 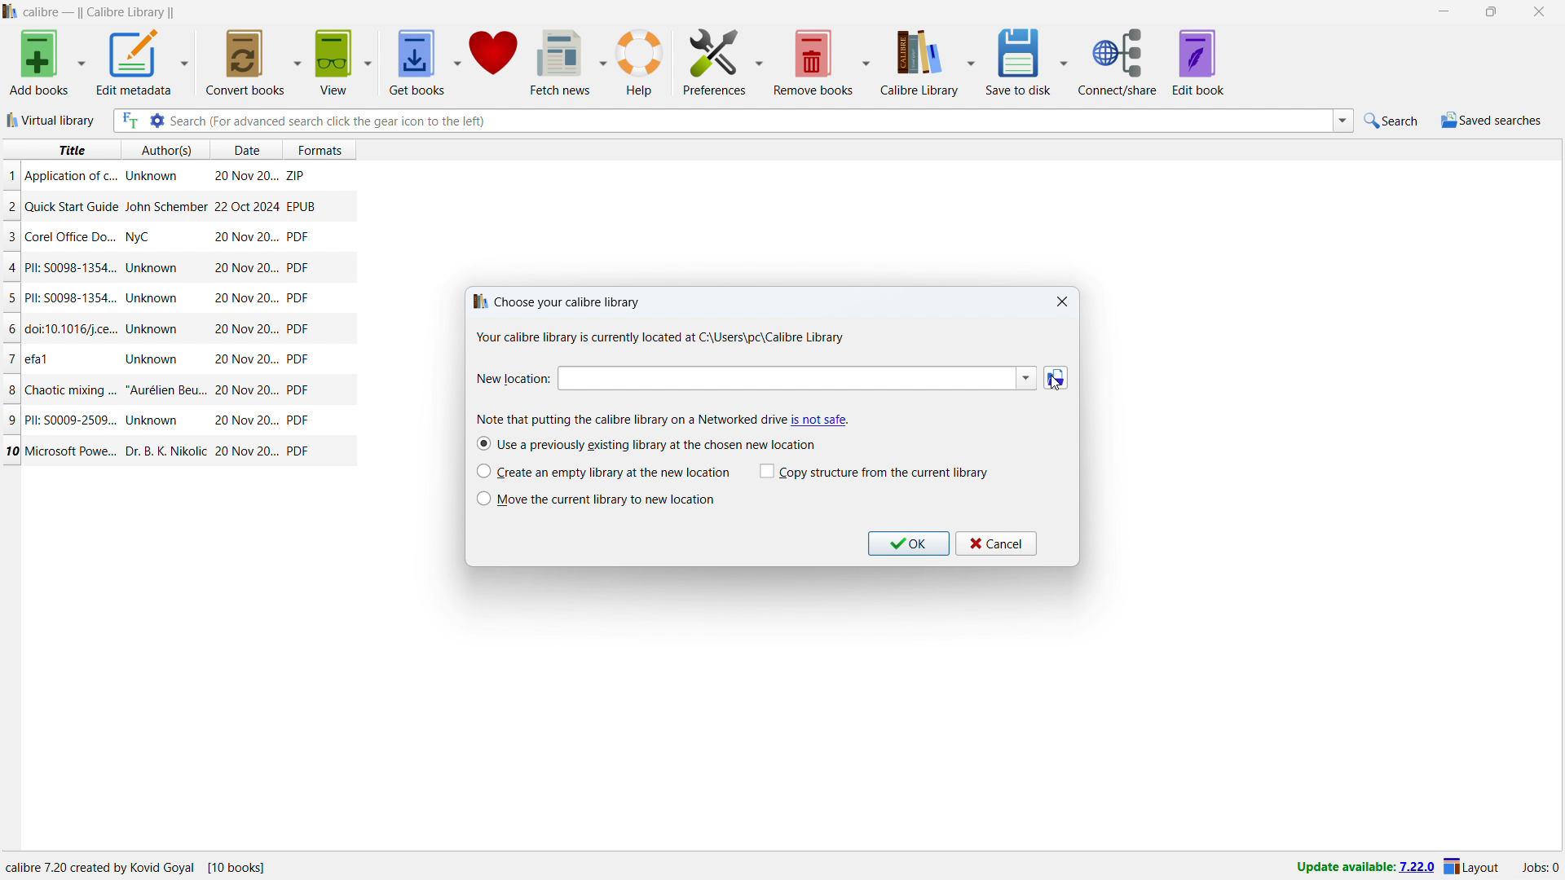 What do you see at coordinates (1343, 121) in the screenshot?
I see `search history` at bounding box center [1343, 121].